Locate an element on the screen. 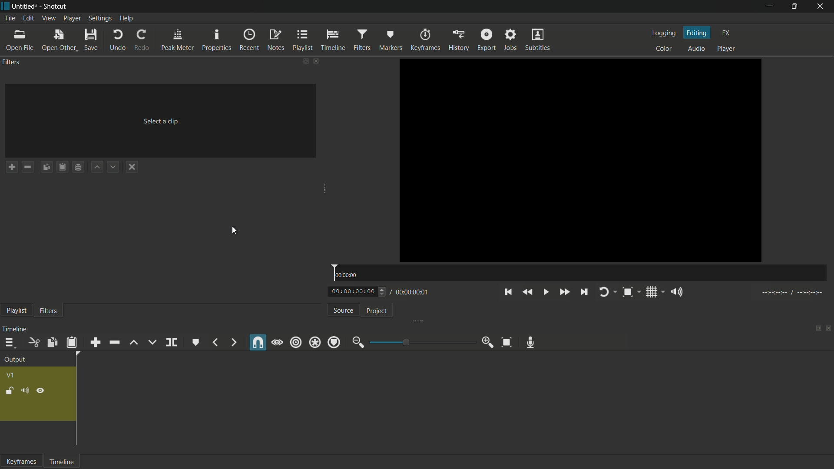 This screenshot has width=834, height=469. save filter set is located at coordinates (79, 166).